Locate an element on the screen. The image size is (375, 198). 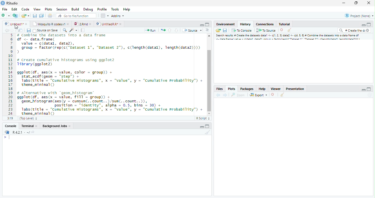
Background Jobs is located at coordinates (57, 126).